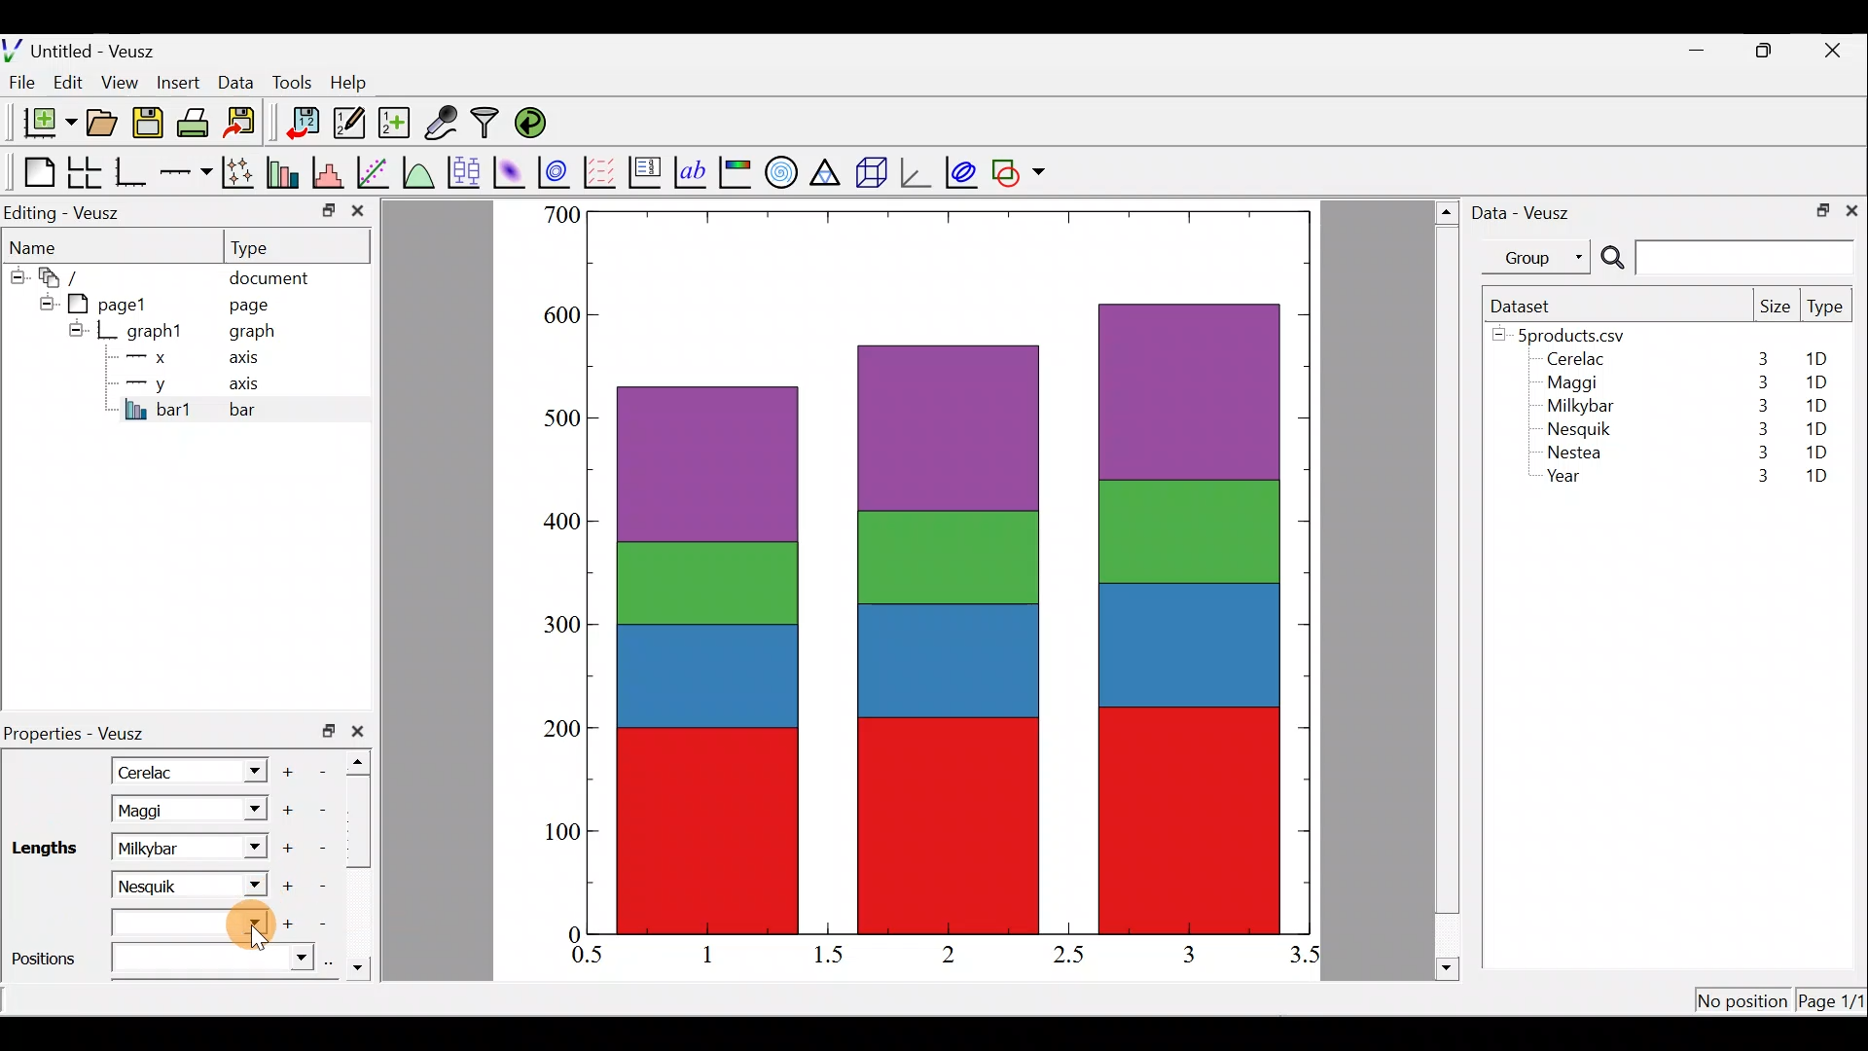 This screenshot has height=1051, width=1868. I want to click on 100, so click(556, 835).